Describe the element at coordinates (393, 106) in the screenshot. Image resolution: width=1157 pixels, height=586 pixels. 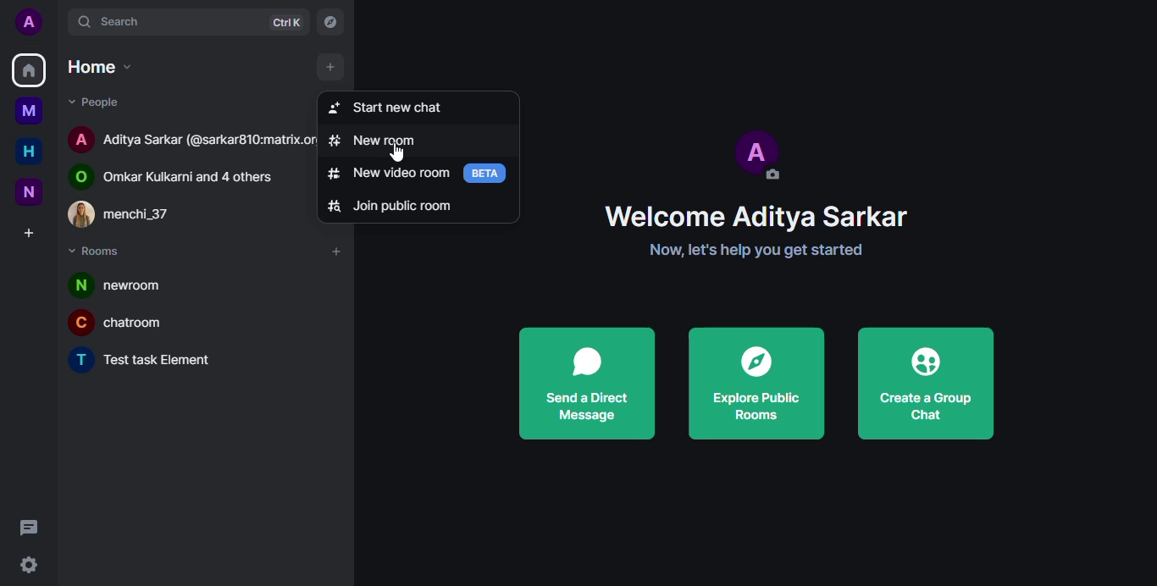
I see `start new chat` at that location.